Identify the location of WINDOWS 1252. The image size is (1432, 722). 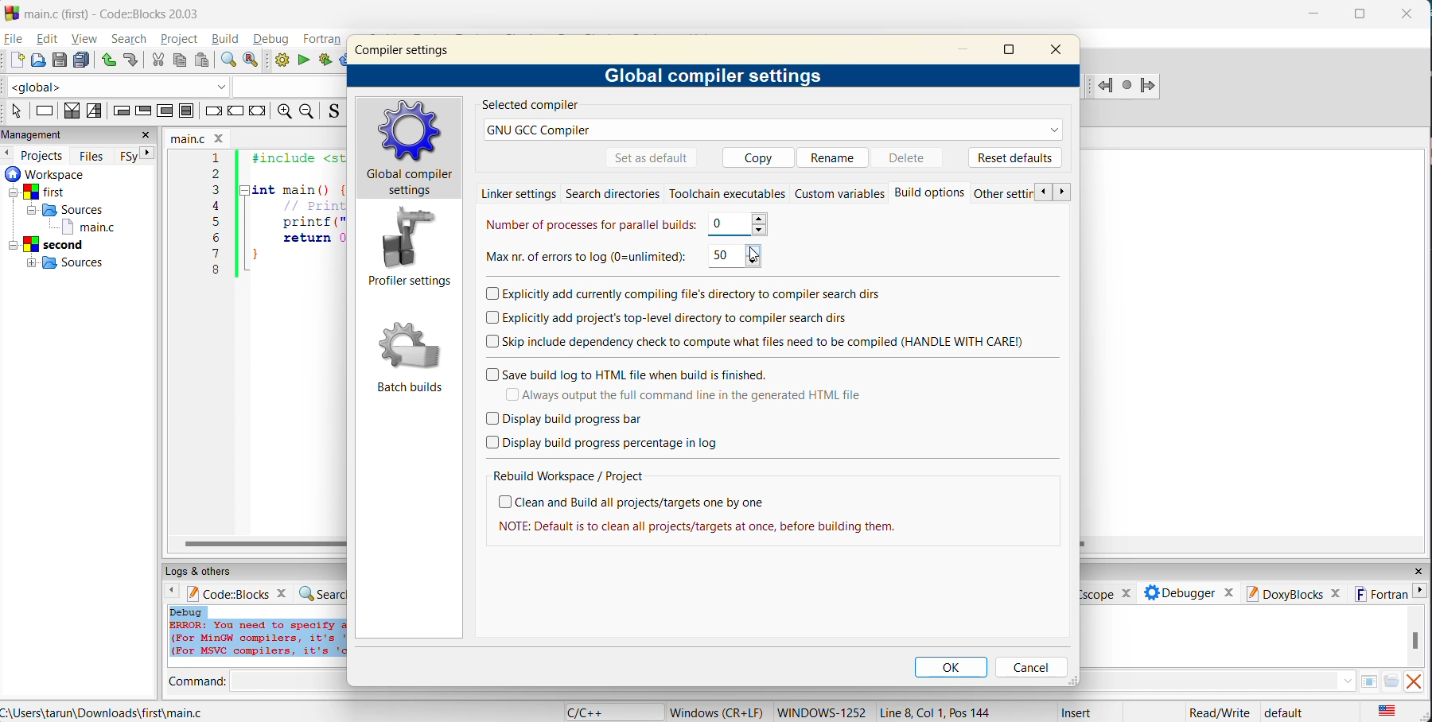
(819, 712).